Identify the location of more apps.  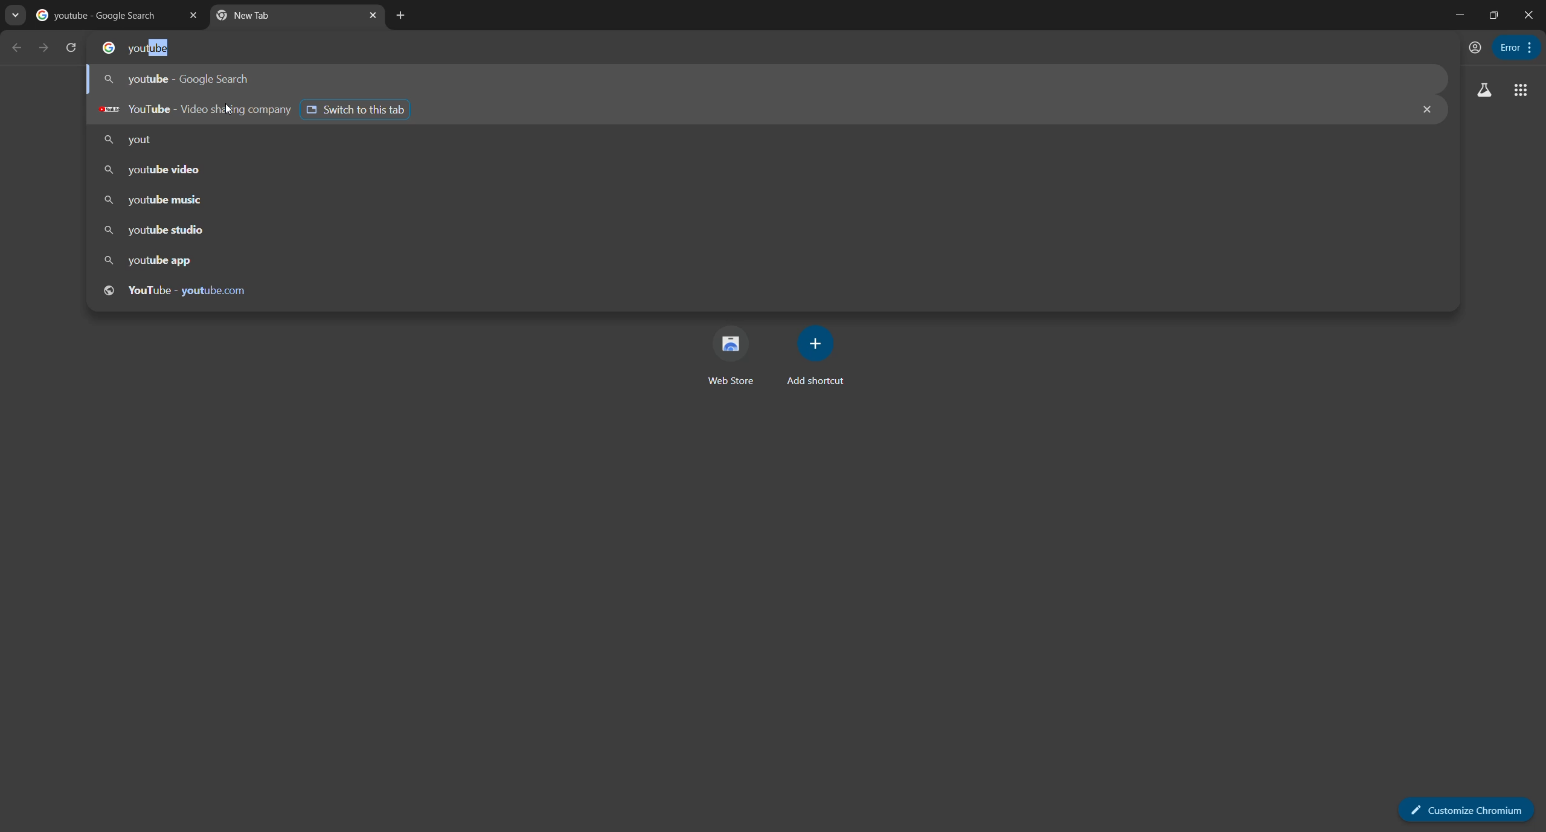
(1518, 91).